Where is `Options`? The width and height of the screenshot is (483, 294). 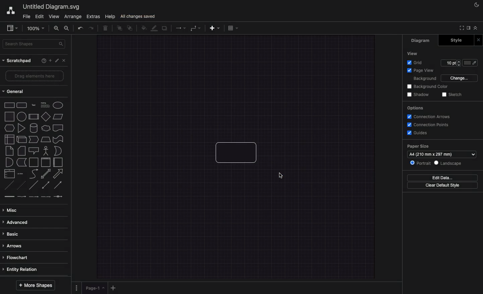 Options is located at coordinates (416, 108).